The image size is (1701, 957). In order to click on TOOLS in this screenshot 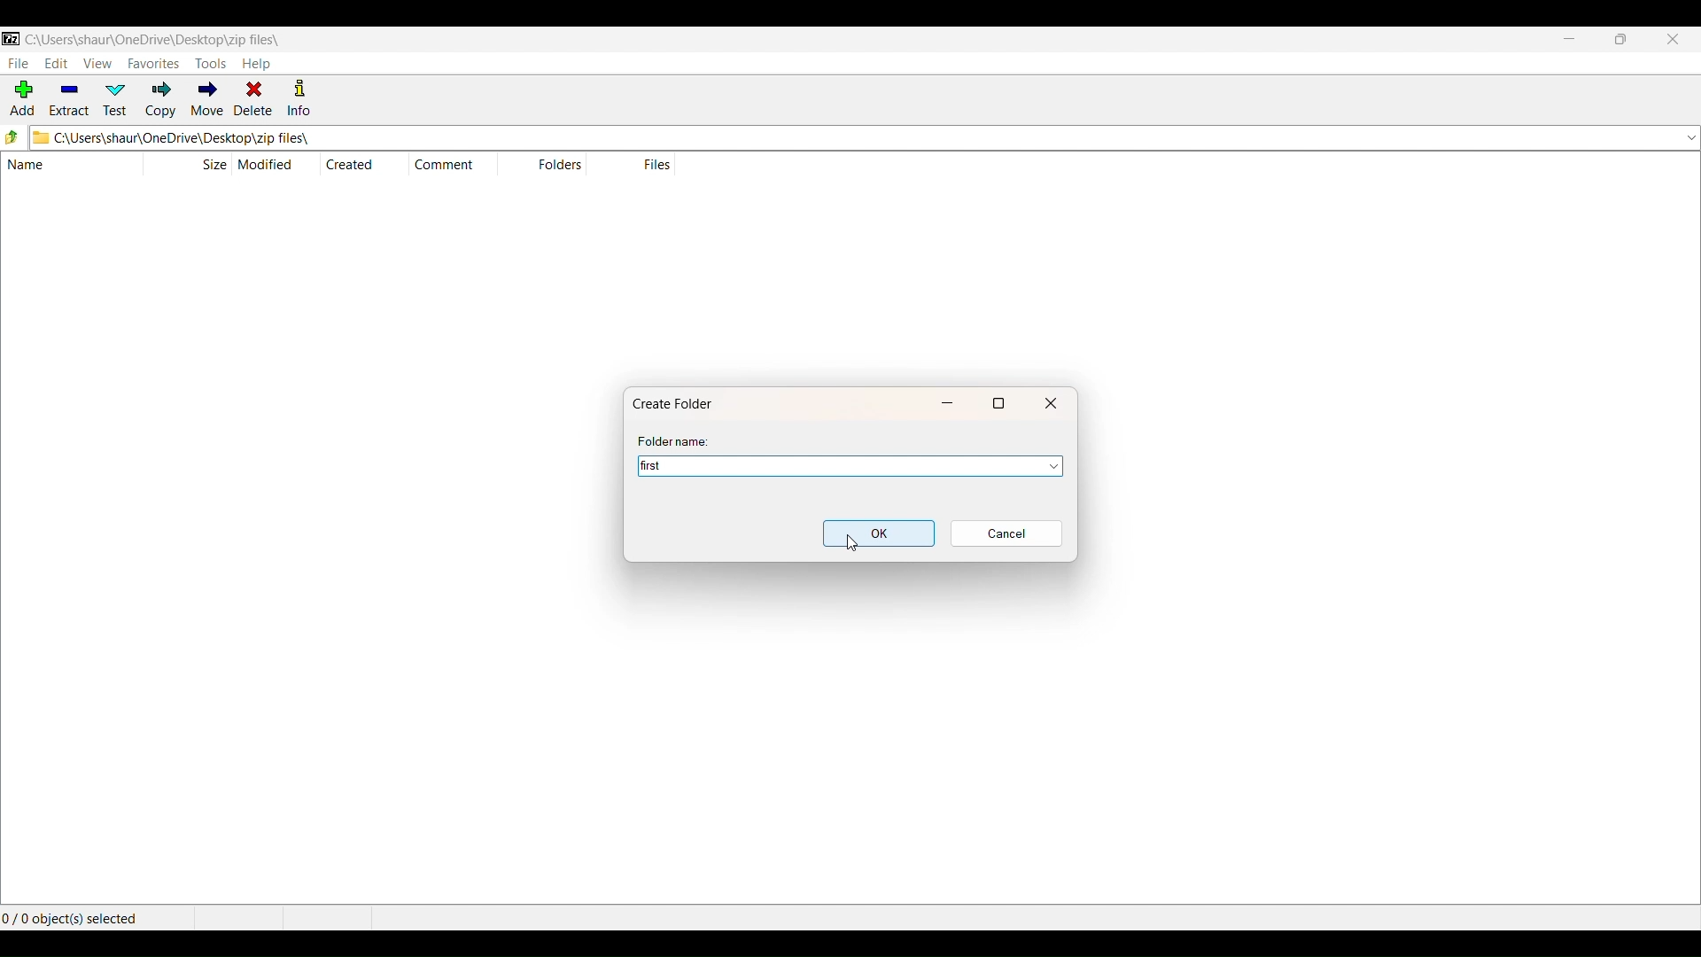, I will do `click(210, 64)`.